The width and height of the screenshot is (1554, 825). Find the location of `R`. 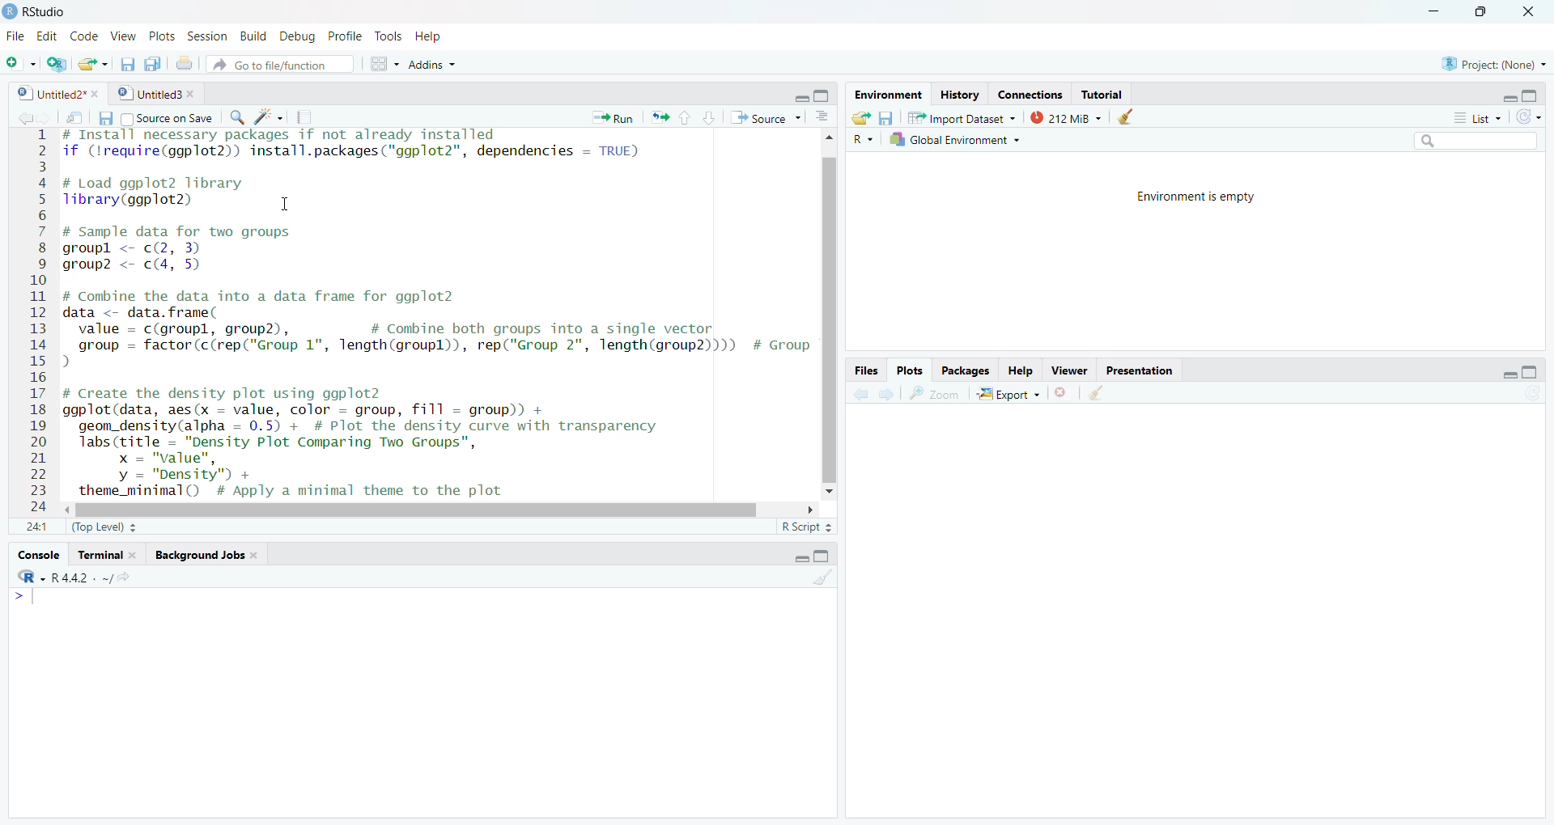

R is located at coordinates (863, 140).